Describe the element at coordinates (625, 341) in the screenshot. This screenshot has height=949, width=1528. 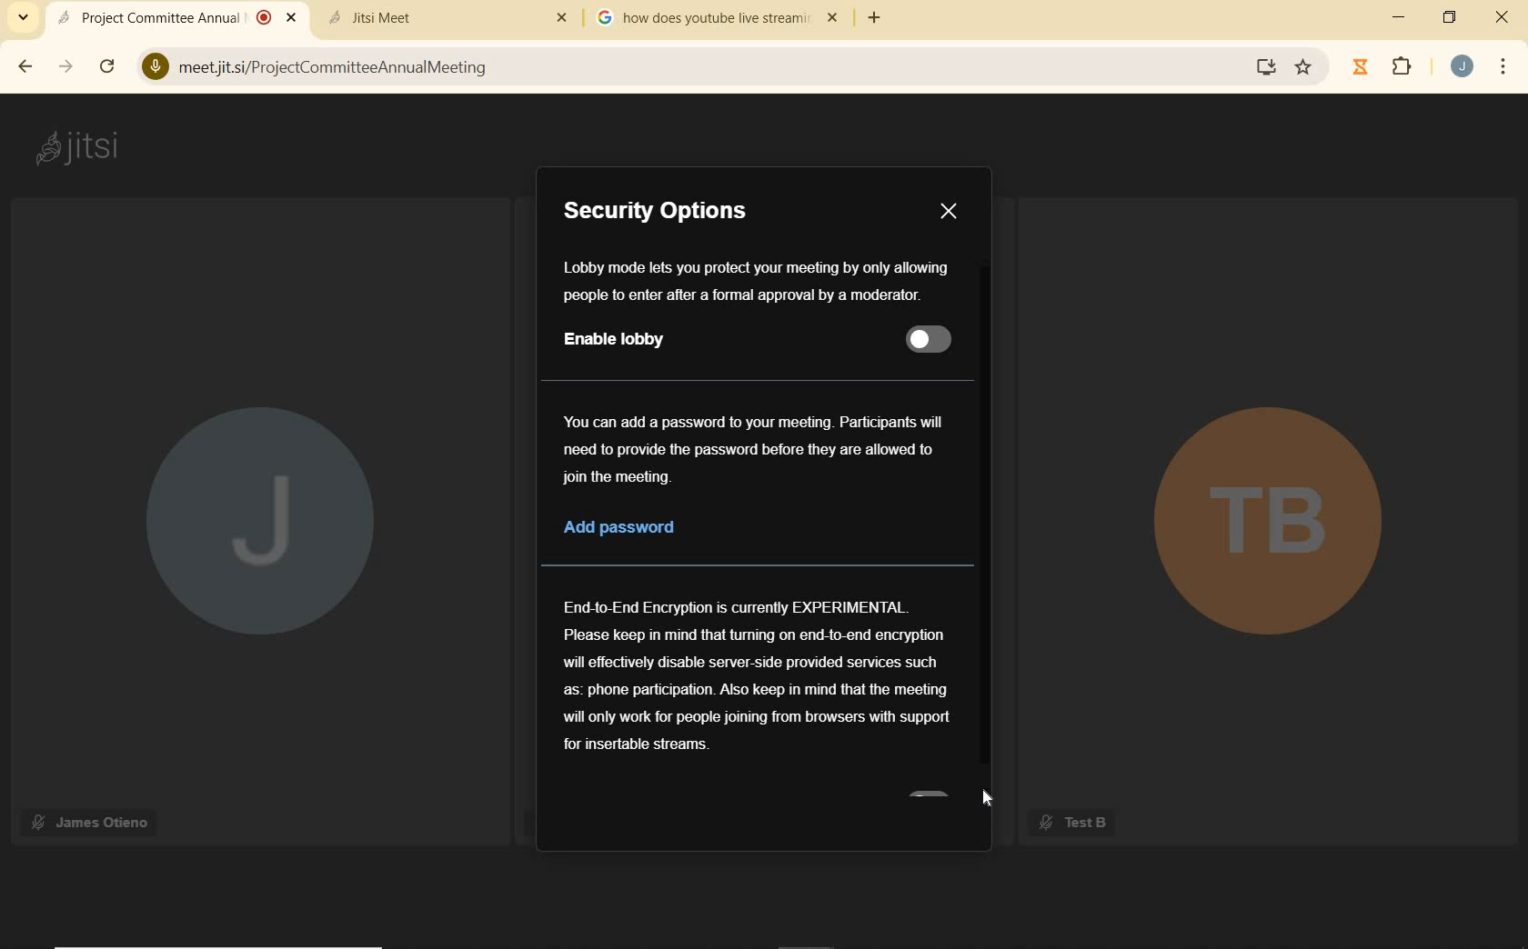
I see `ENABLE LOBBY` at that location.